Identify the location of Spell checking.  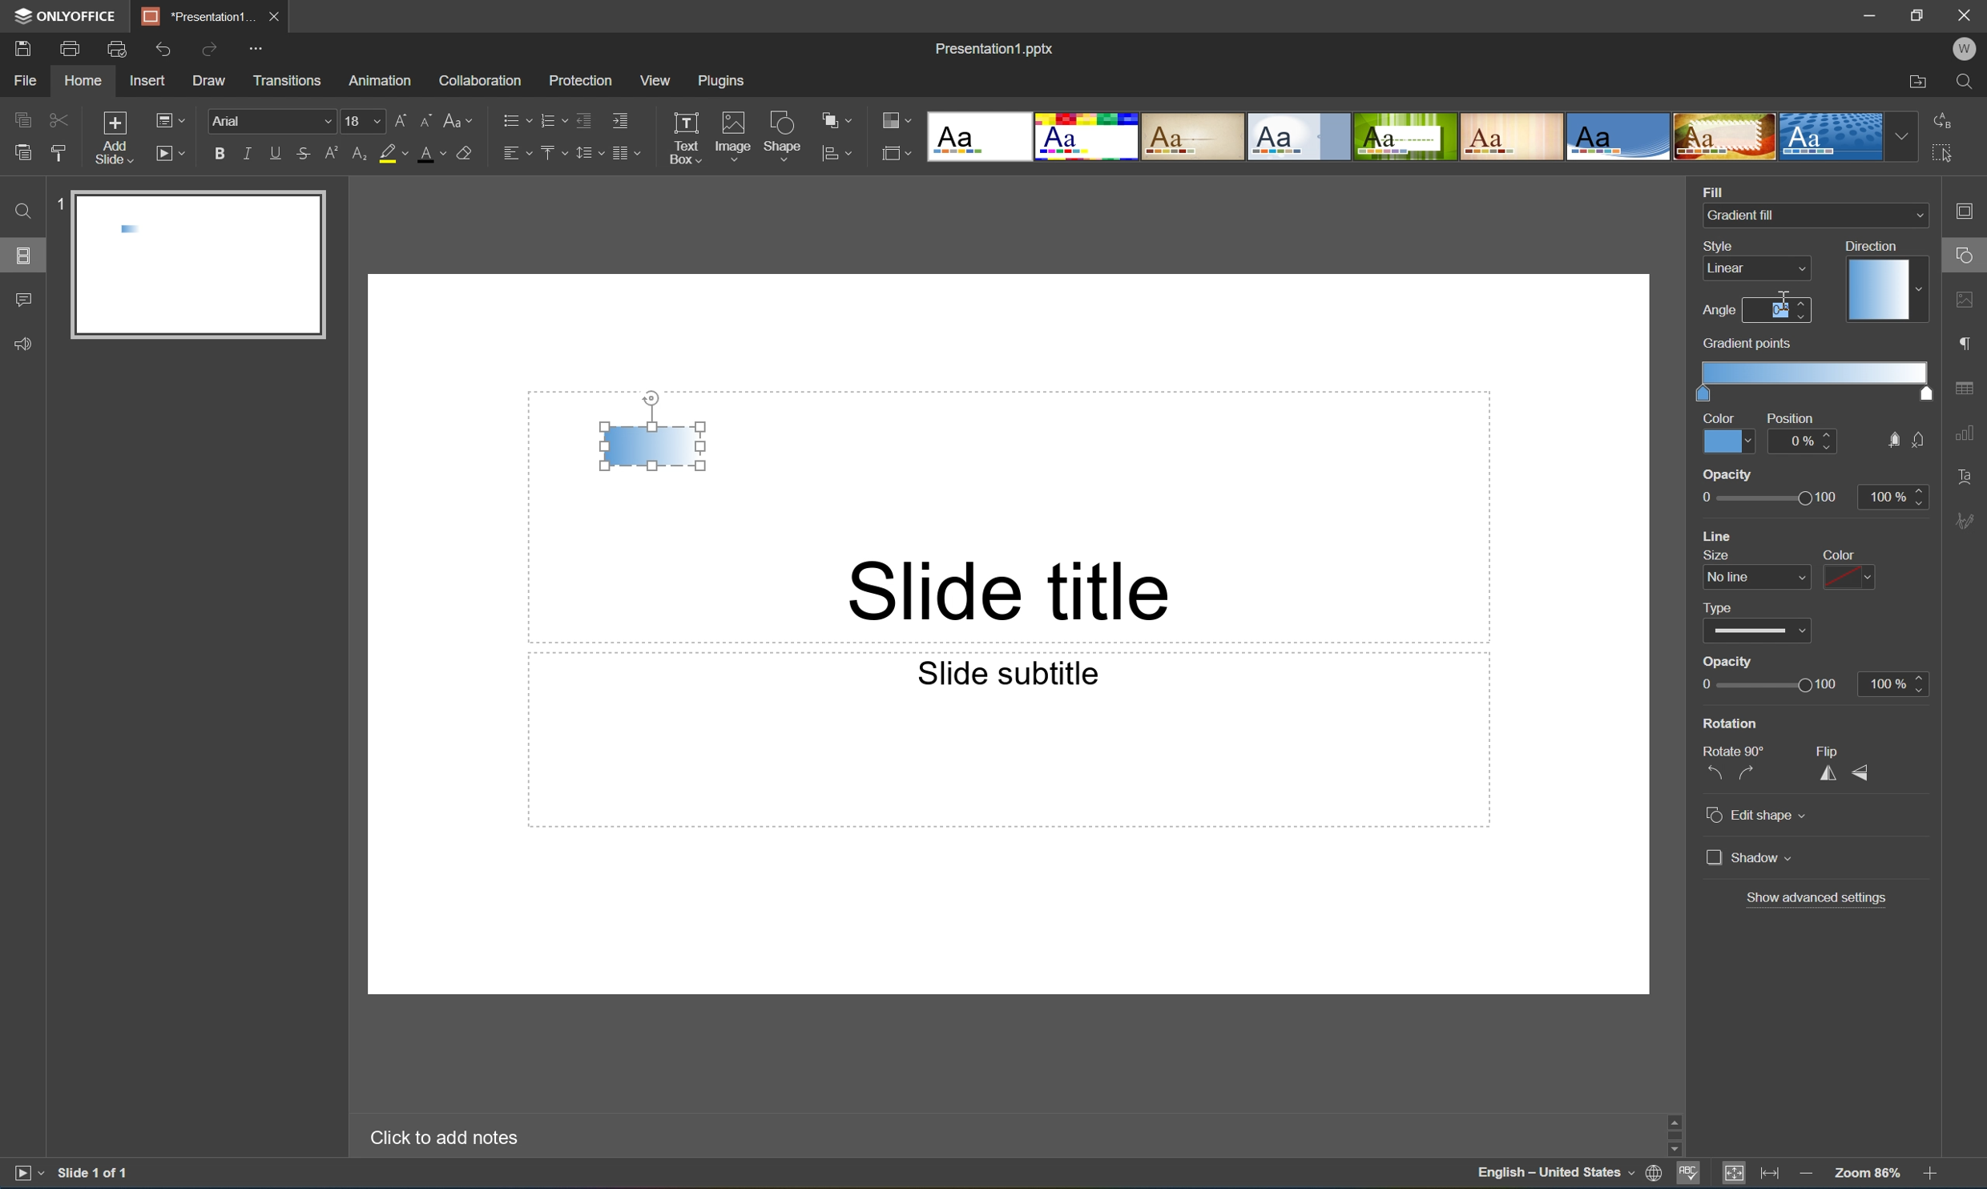
(1689, 1175).